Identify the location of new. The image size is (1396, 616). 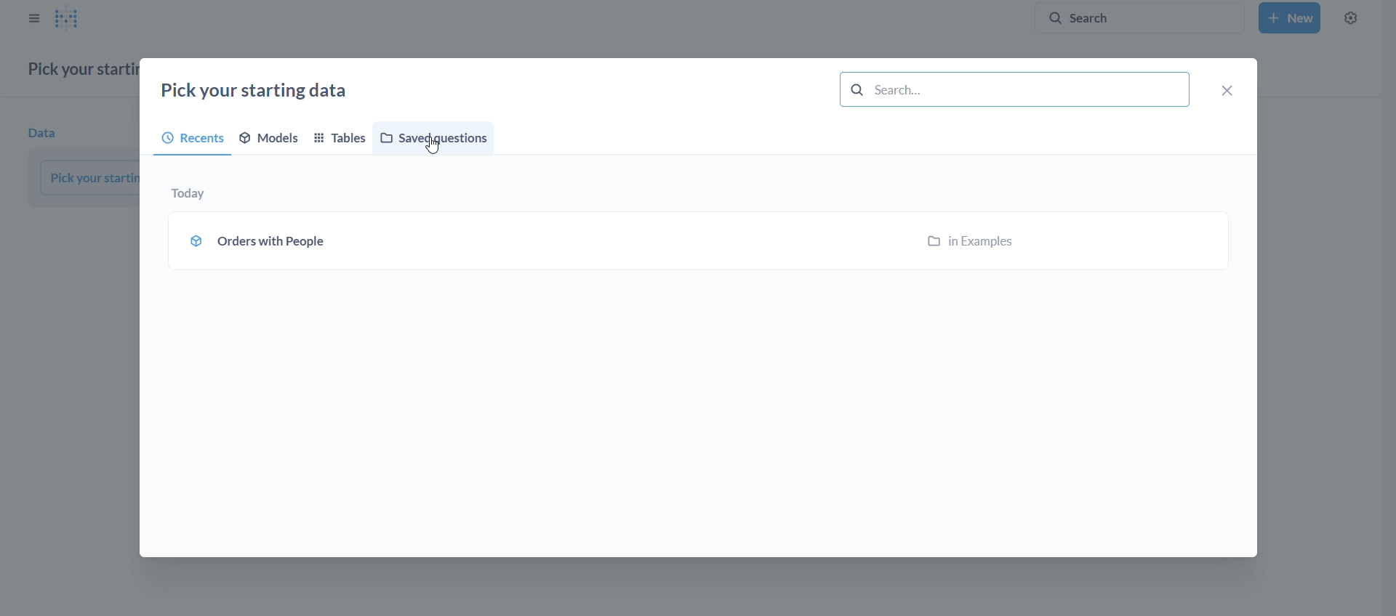
(1289, 17).